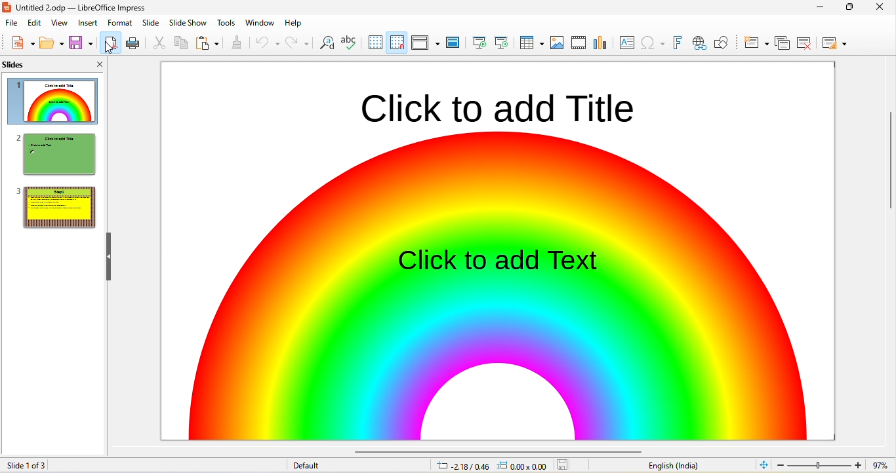  What do you see at coordinates (834, 42) in the screenshot?
I see `slide layout` at bounding box center [834, 42].